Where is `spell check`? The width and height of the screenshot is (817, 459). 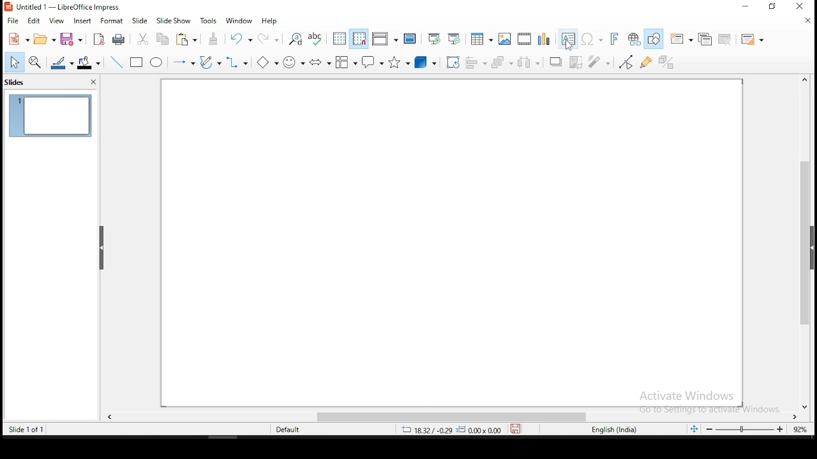 spell check is located at coordinates (316, 39).